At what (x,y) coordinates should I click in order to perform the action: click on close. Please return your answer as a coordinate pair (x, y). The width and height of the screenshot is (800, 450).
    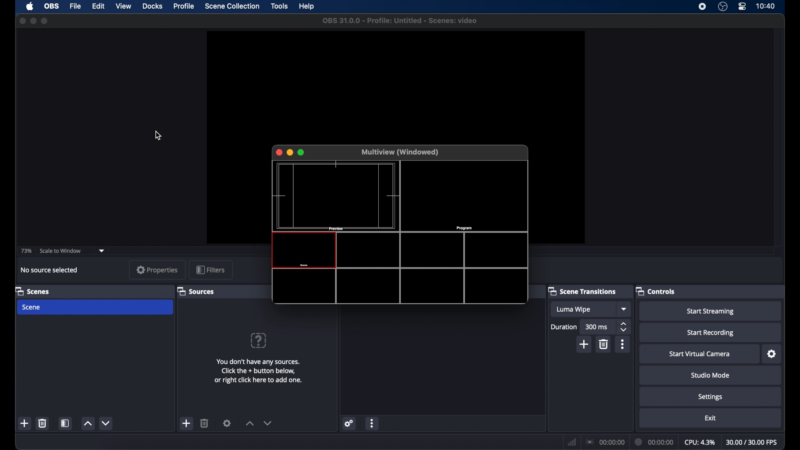
    Looking at the image, I should click on (22, 21).